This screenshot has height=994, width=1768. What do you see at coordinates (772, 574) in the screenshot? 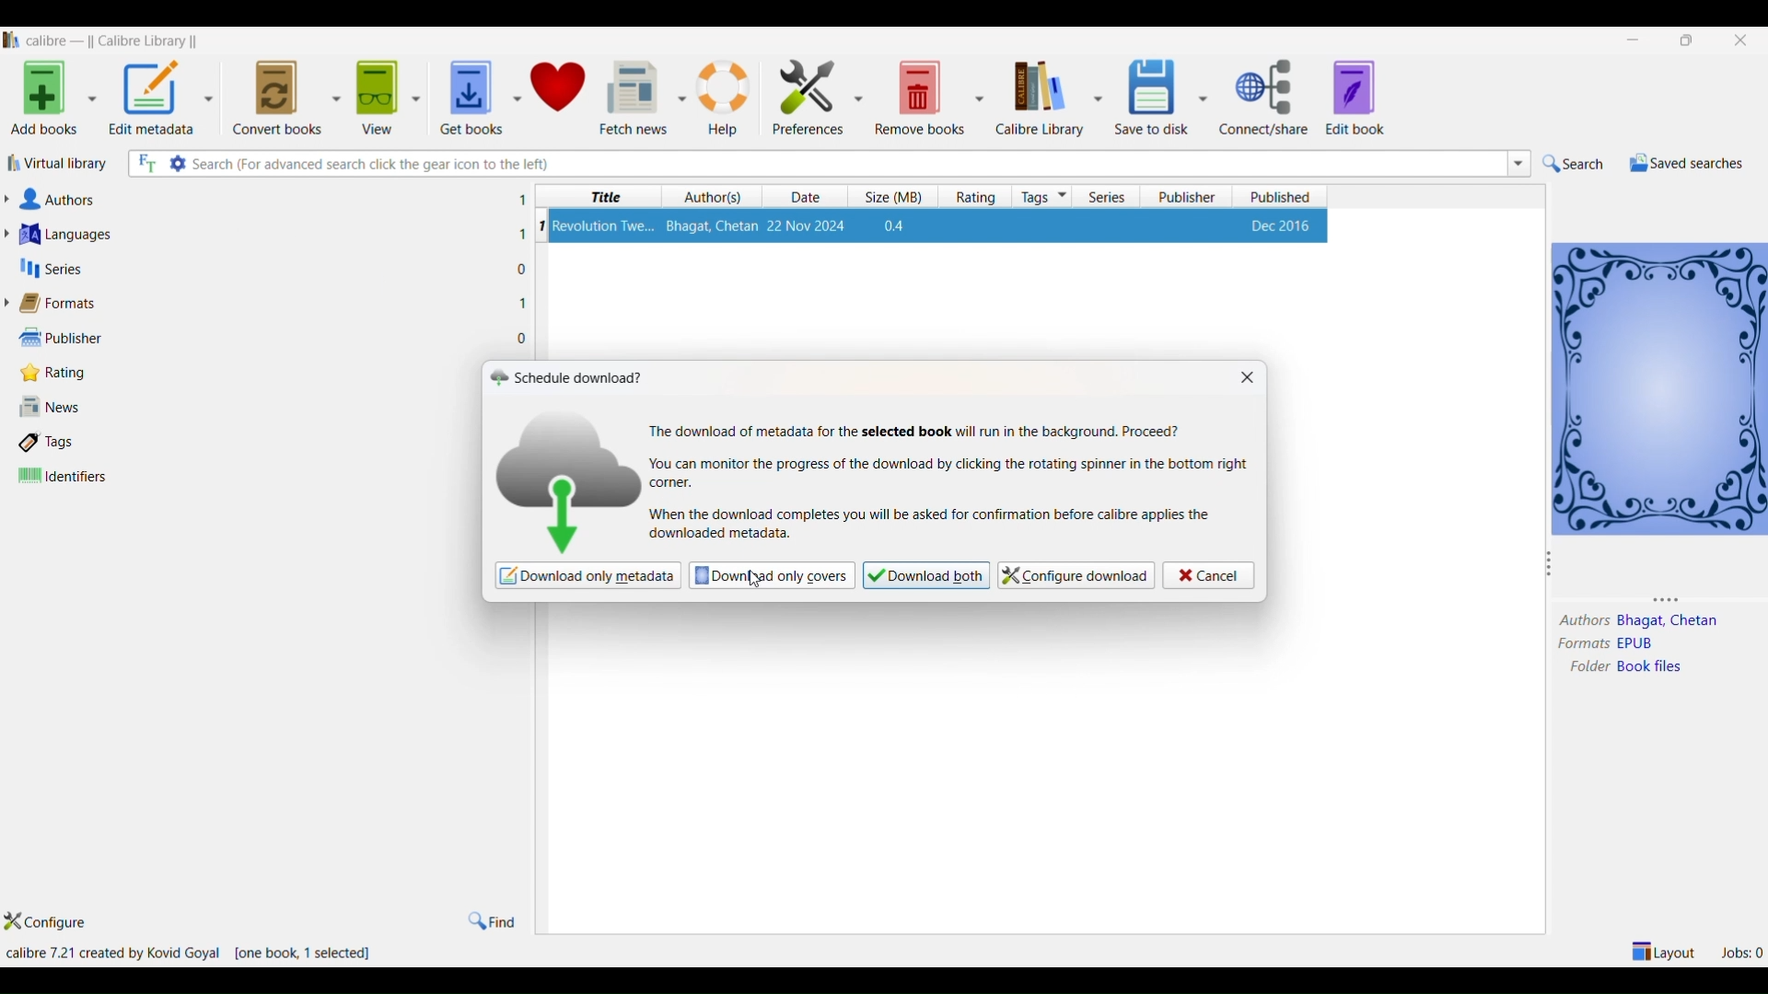
I see `download only covers` at bounding box center [772, 574].